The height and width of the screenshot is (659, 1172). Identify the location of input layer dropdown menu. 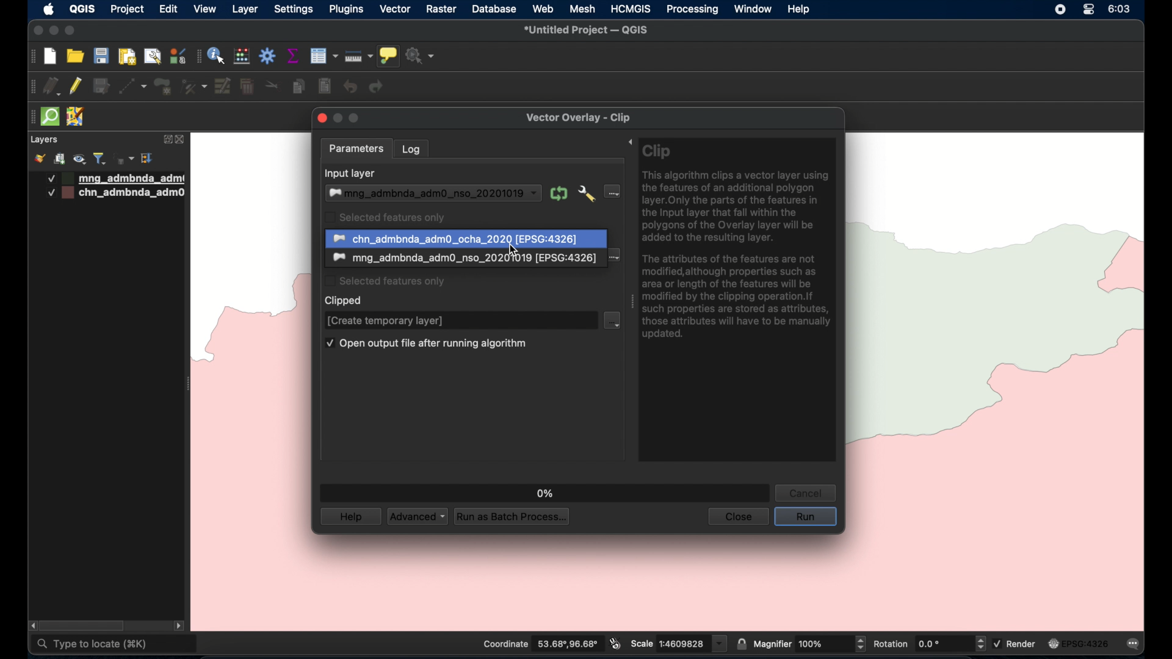
(613, 191).